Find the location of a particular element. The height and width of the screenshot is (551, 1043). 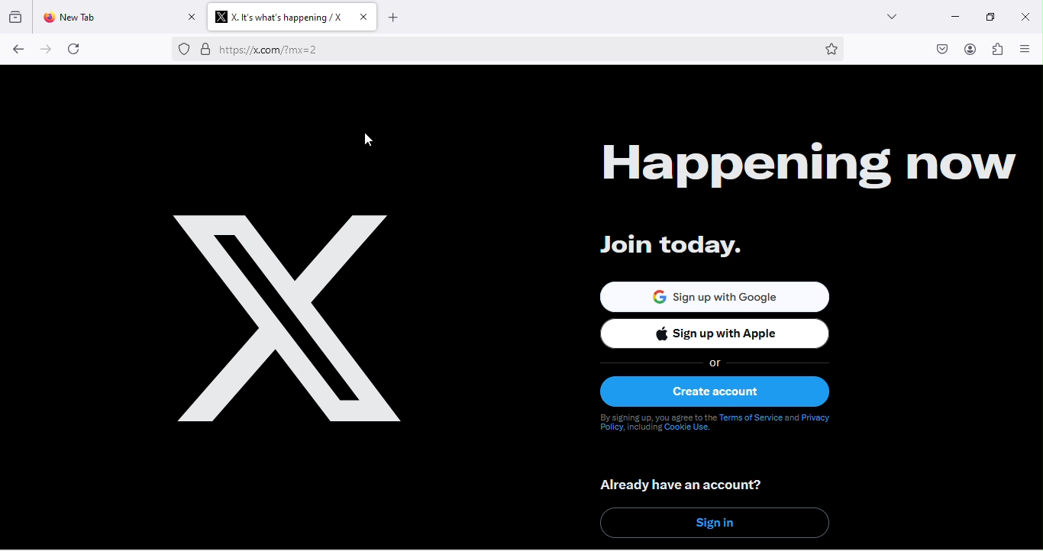

close is located at coordinates (1024, 17).